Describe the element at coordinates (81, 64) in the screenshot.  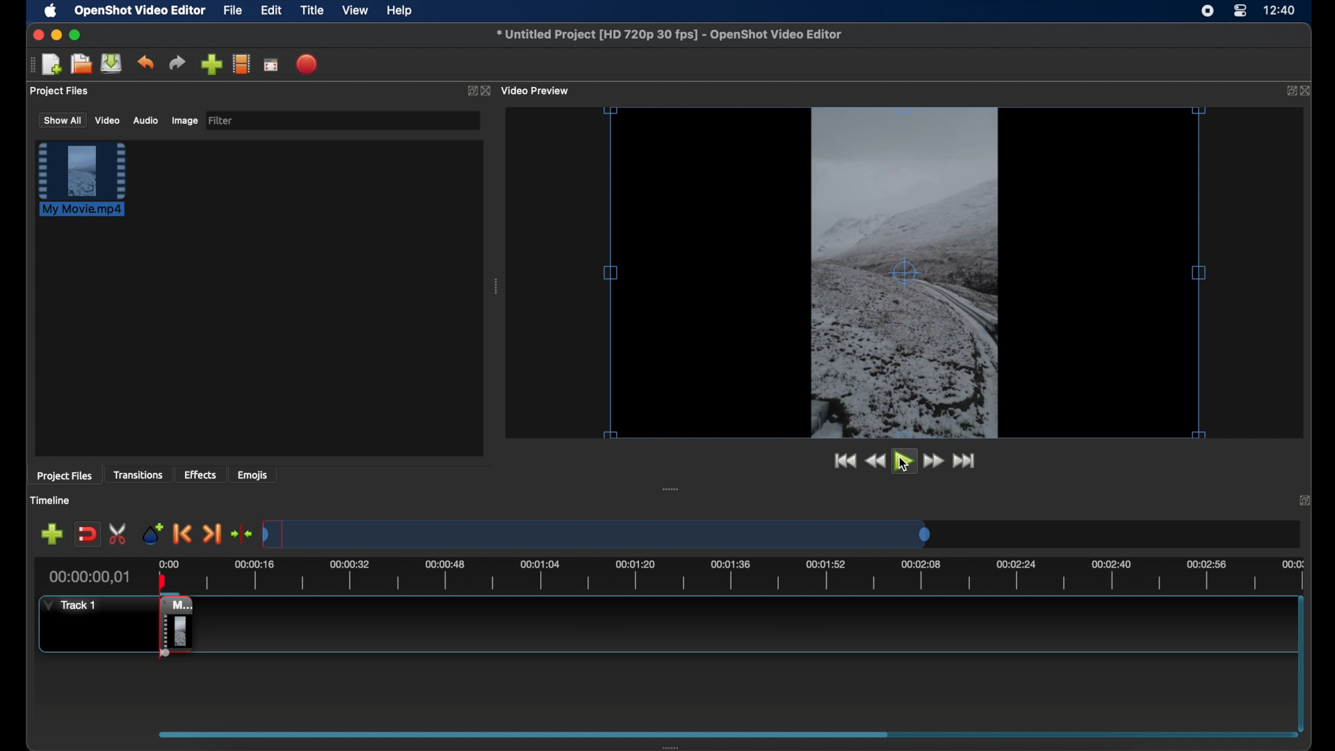
I see `open project` at that location.